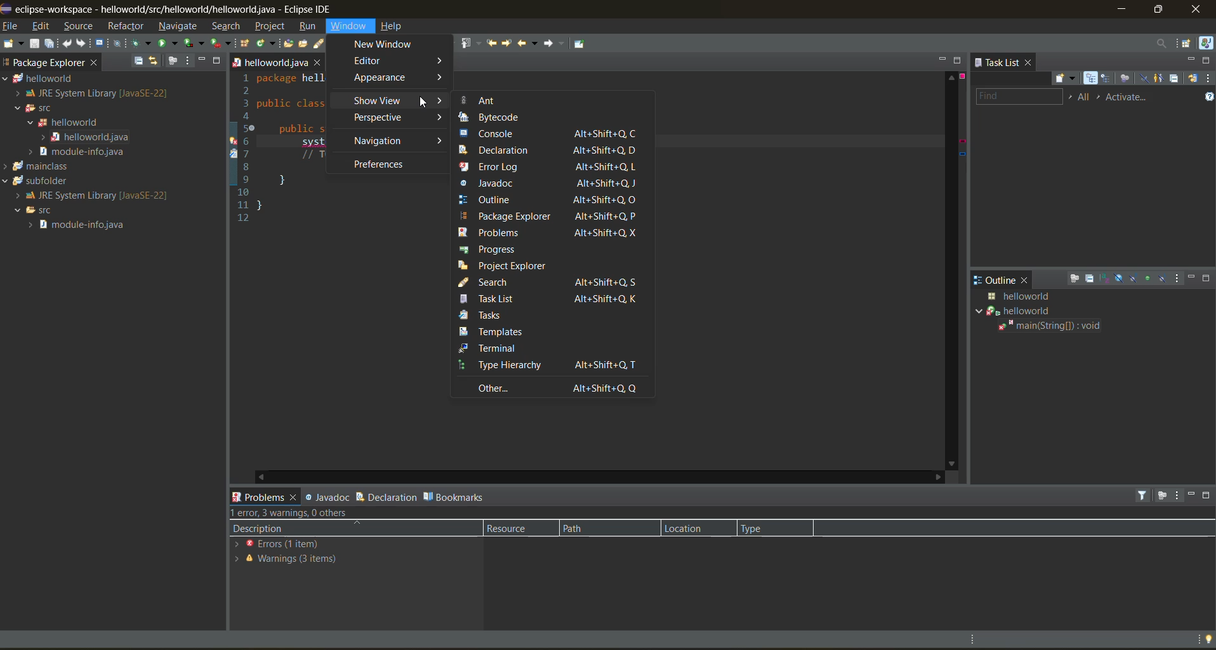  I want to click on view menu, so click(1208, 79).